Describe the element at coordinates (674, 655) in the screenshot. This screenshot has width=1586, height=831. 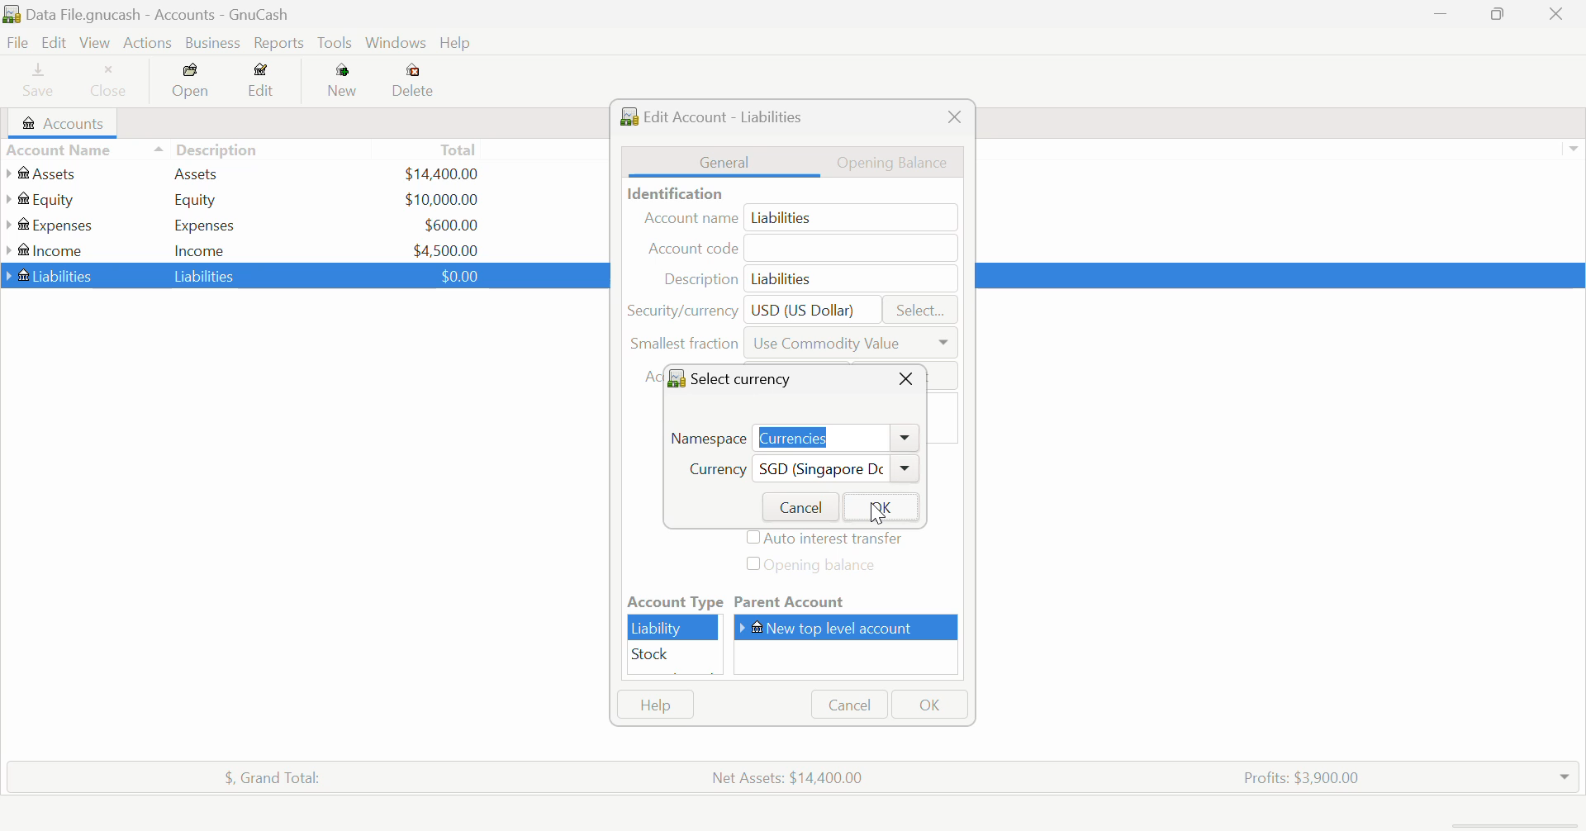
I see `Stock` at that location.